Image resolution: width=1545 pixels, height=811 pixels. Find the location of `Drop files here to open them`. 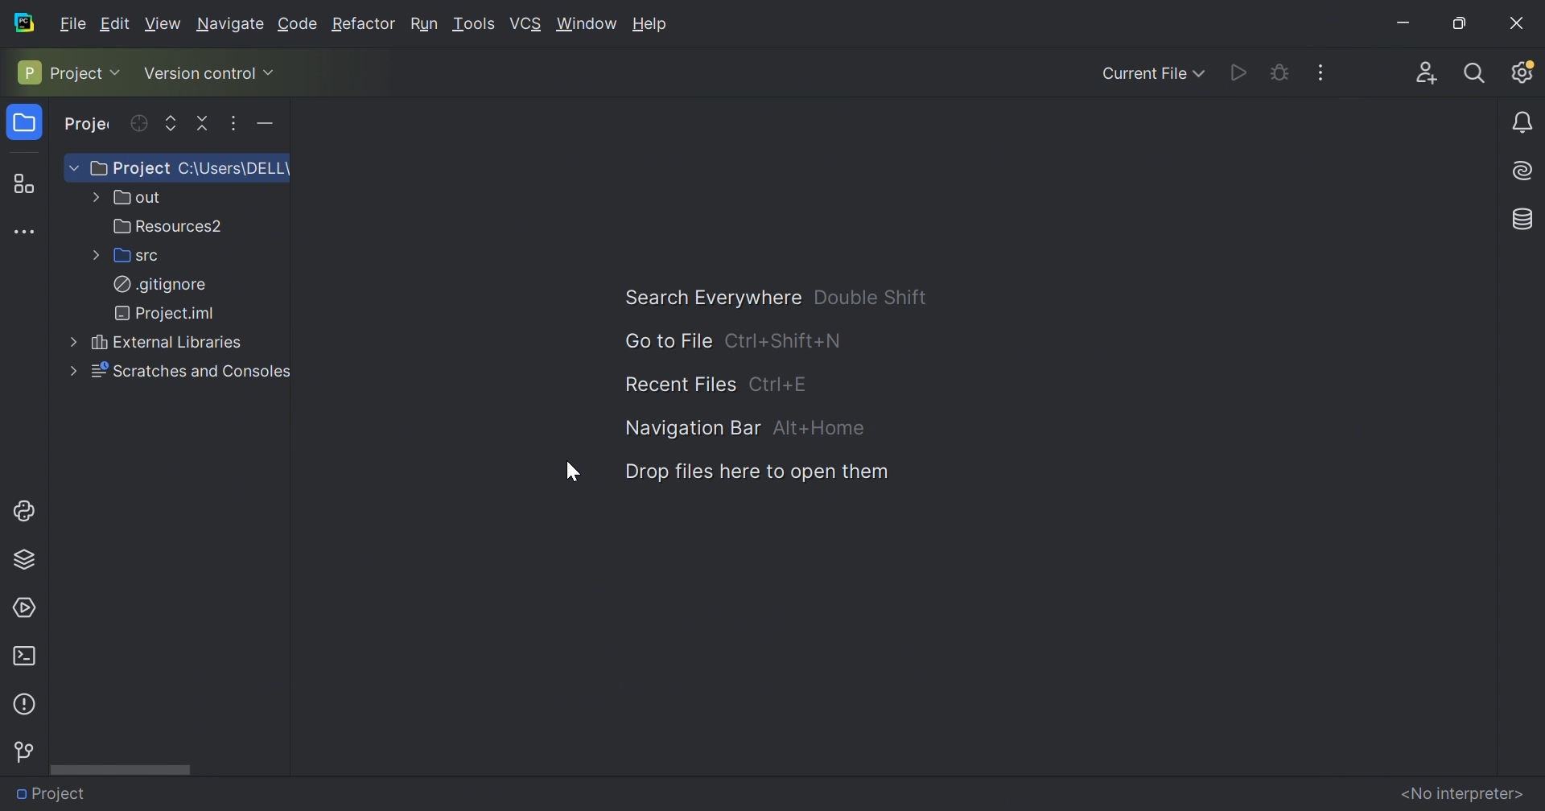

Drop files here to open them is located at coordinates (756, 472).